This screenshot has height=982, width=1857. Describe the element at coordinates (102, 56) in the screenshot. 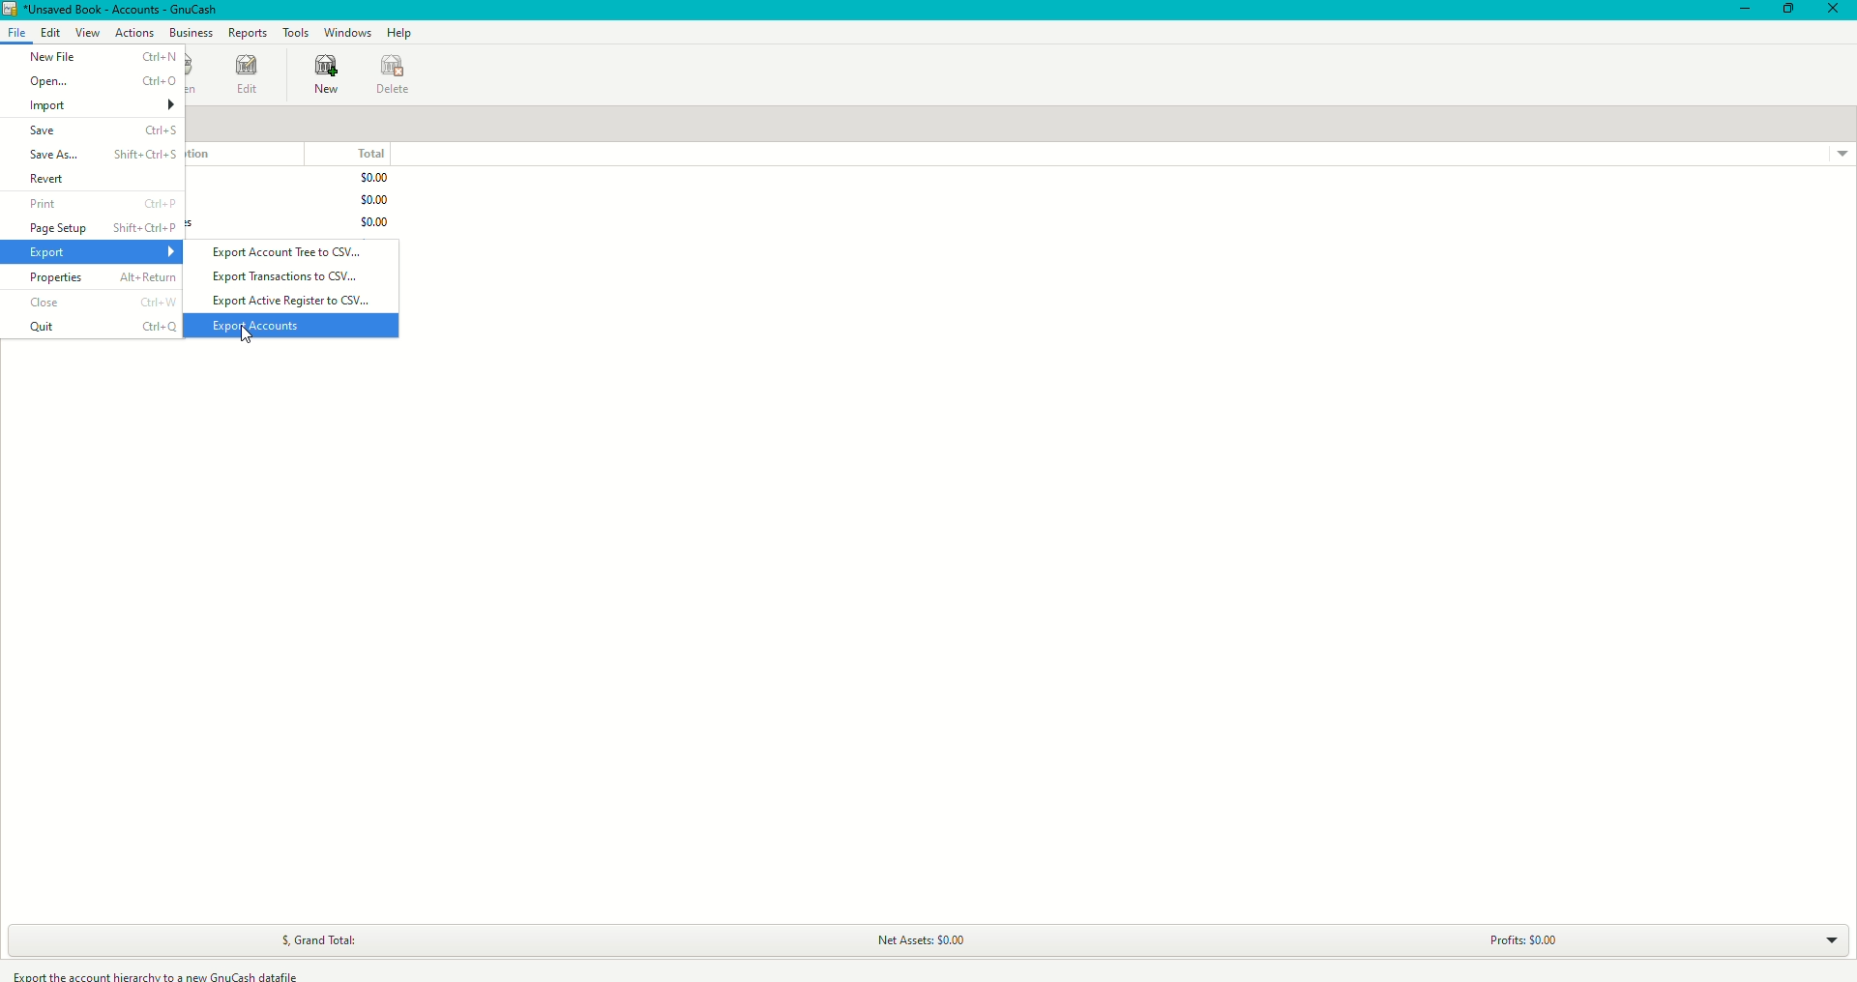

I see `New File` at that location.